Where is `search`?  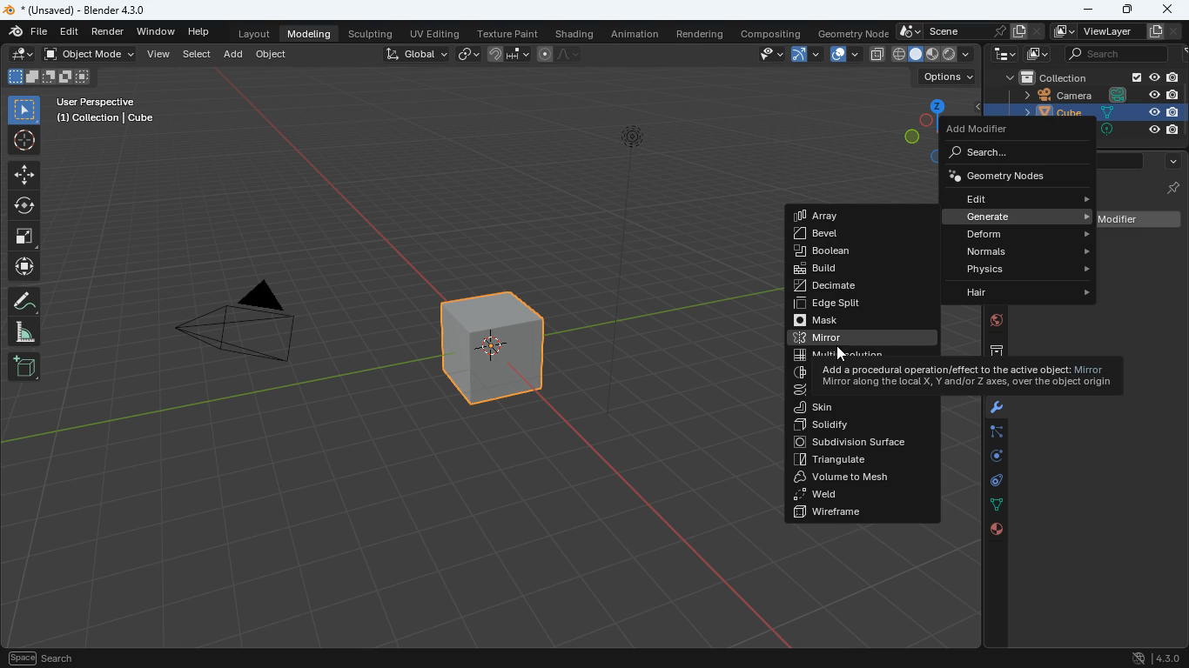
search is located at coordinates (993, 153).